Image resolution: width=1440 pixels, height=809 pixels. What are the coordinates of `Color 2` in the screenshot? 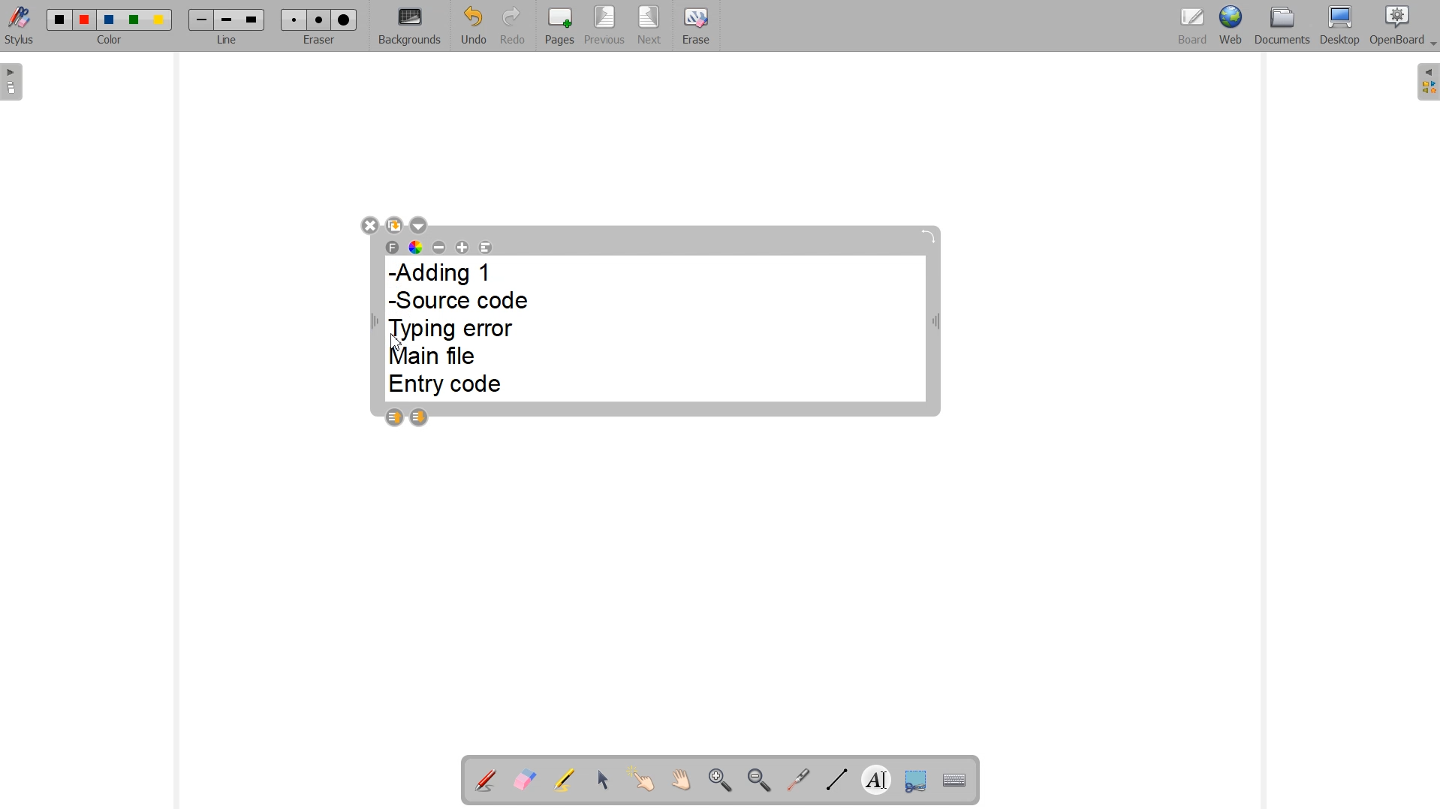 It's located at (86, 20).